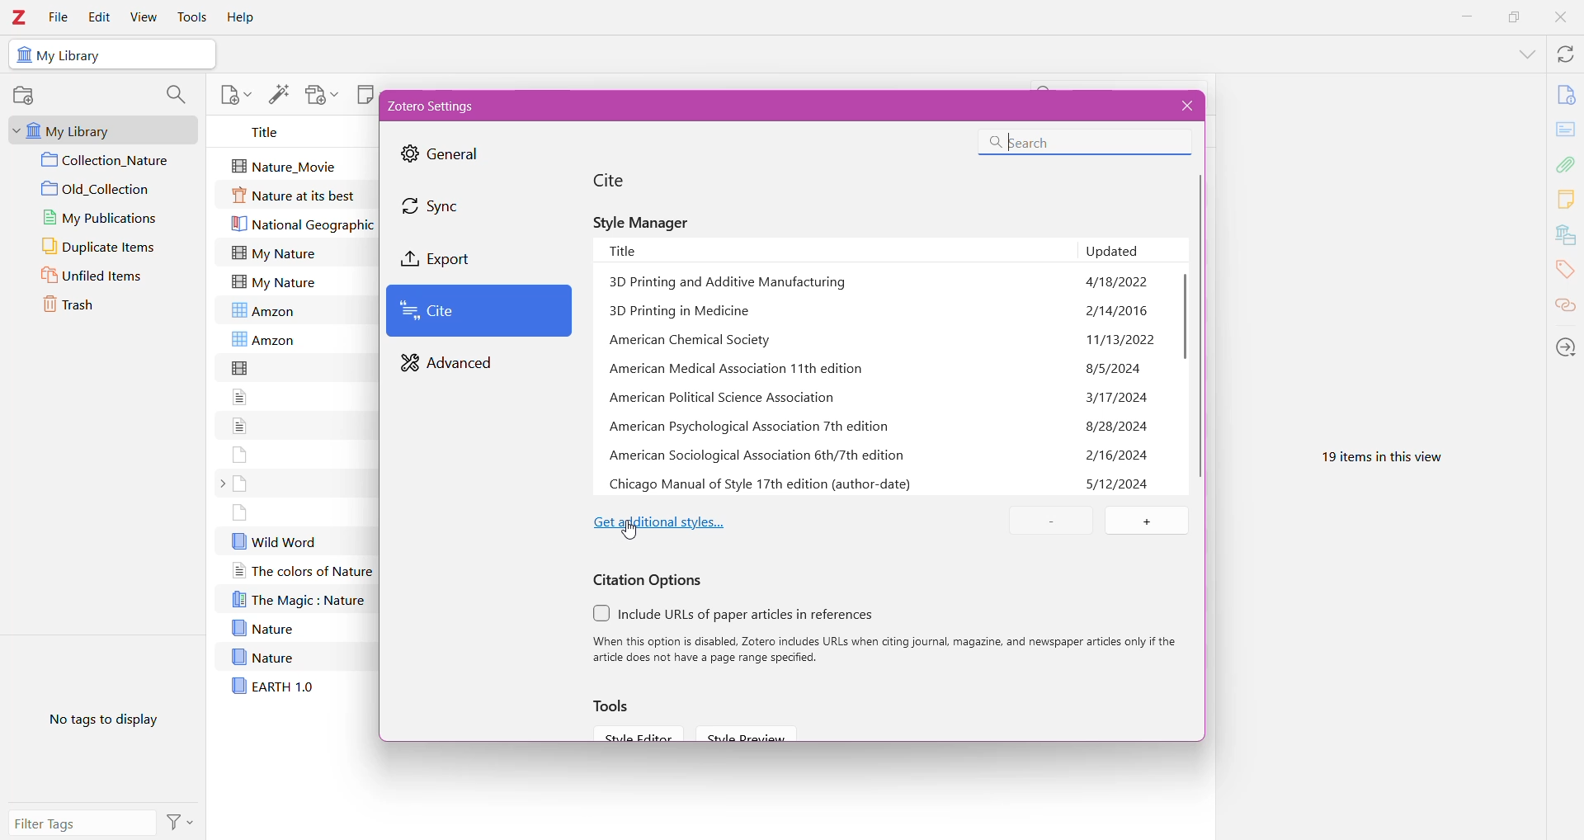 This screenshot has height=840, width=1584. Describe the element at coordinates (83, 823) in the screenshot. I see `Filter Tags` at that location.